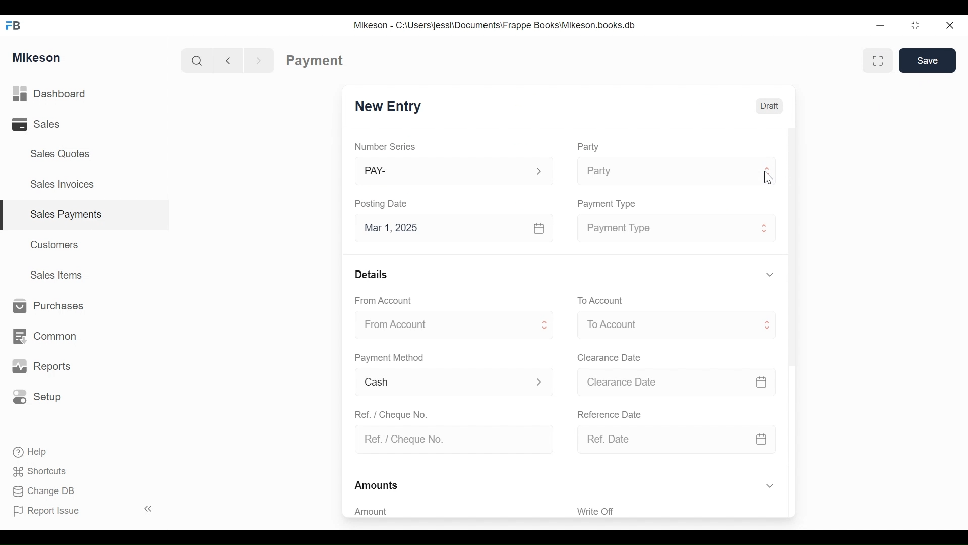  What do you see at coordinates (387, 147) in the screenshot?
I see `Number Series` at bounding box center [387, 147].